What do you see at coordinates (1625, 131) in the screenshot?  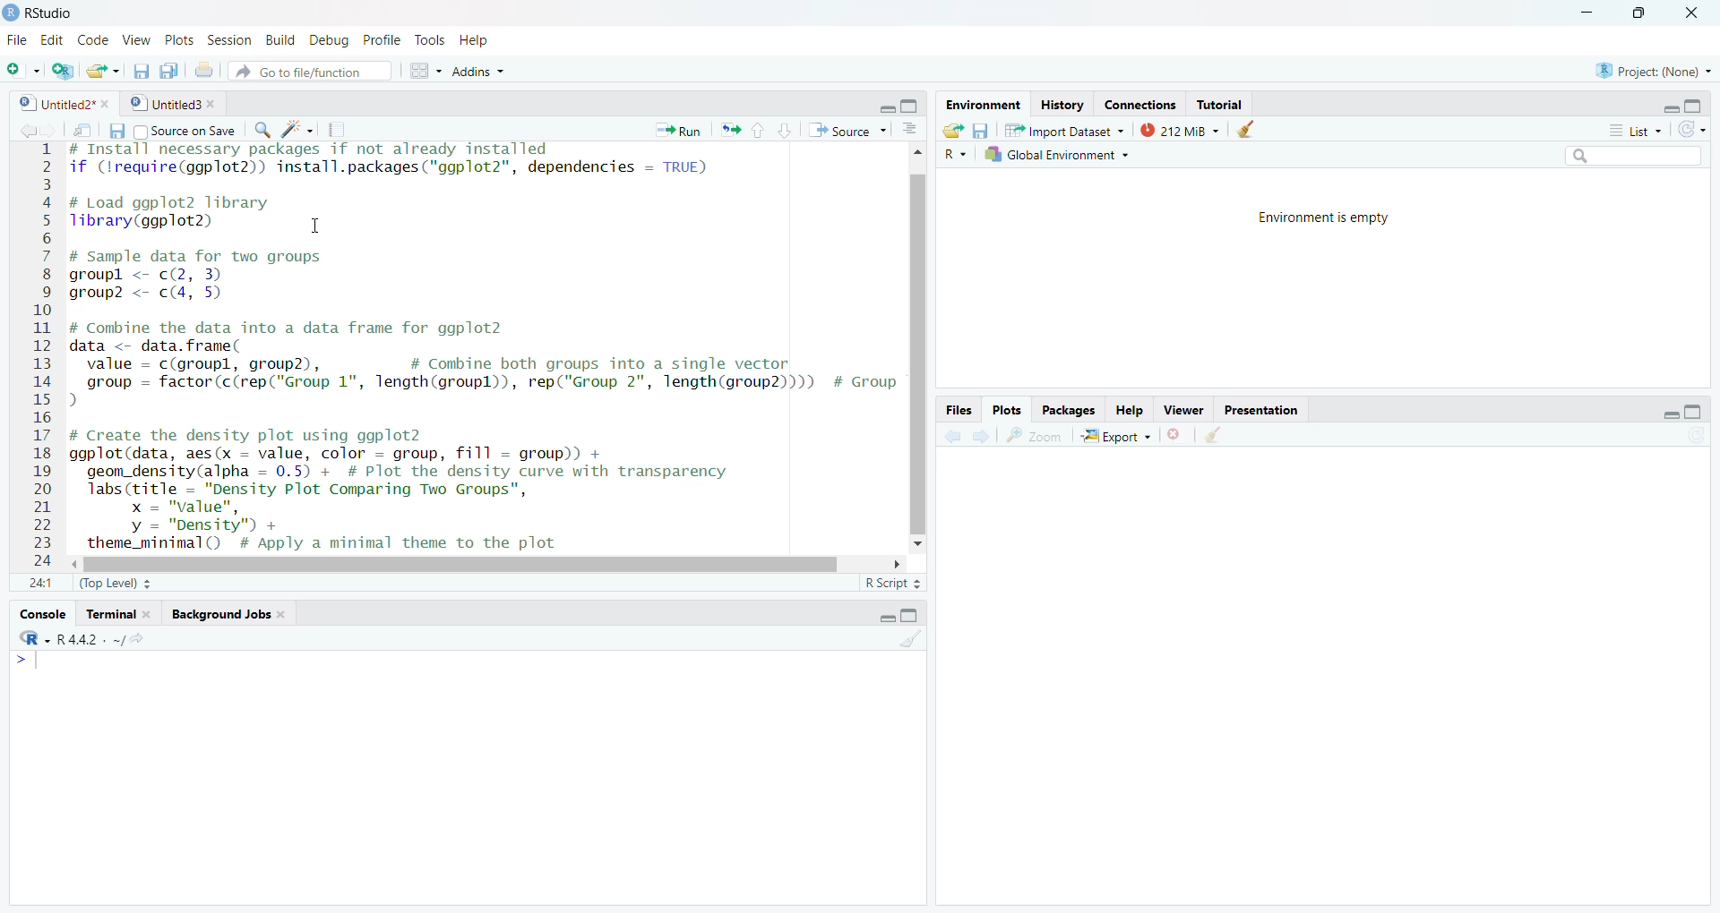 I see `list` at bounding box center [1625, 131].